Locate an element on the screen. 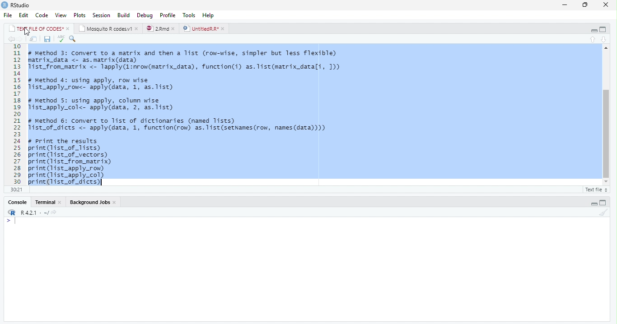 This screenshot has width=617, height=324. File is located at coordinates (9, 15).